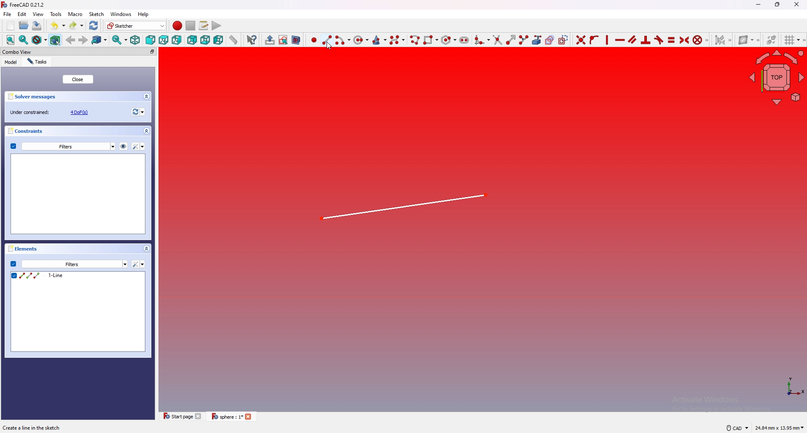 The image size is (807, 433). Describe the element at coordinates (757, 5) in the screenshot. I see `Minimize` at that location.